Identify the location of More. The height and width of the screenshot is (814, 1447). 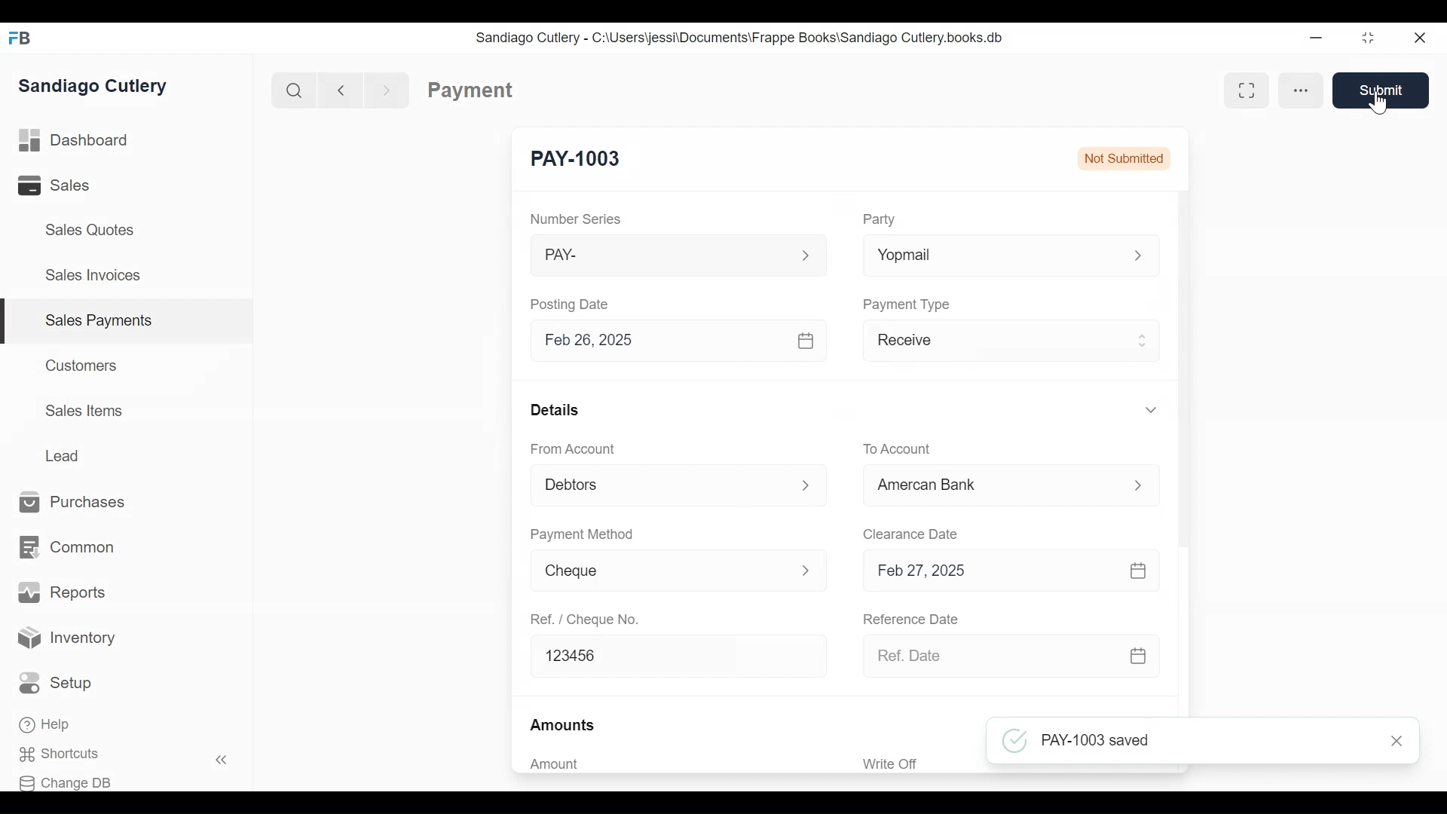
(1302, 90).